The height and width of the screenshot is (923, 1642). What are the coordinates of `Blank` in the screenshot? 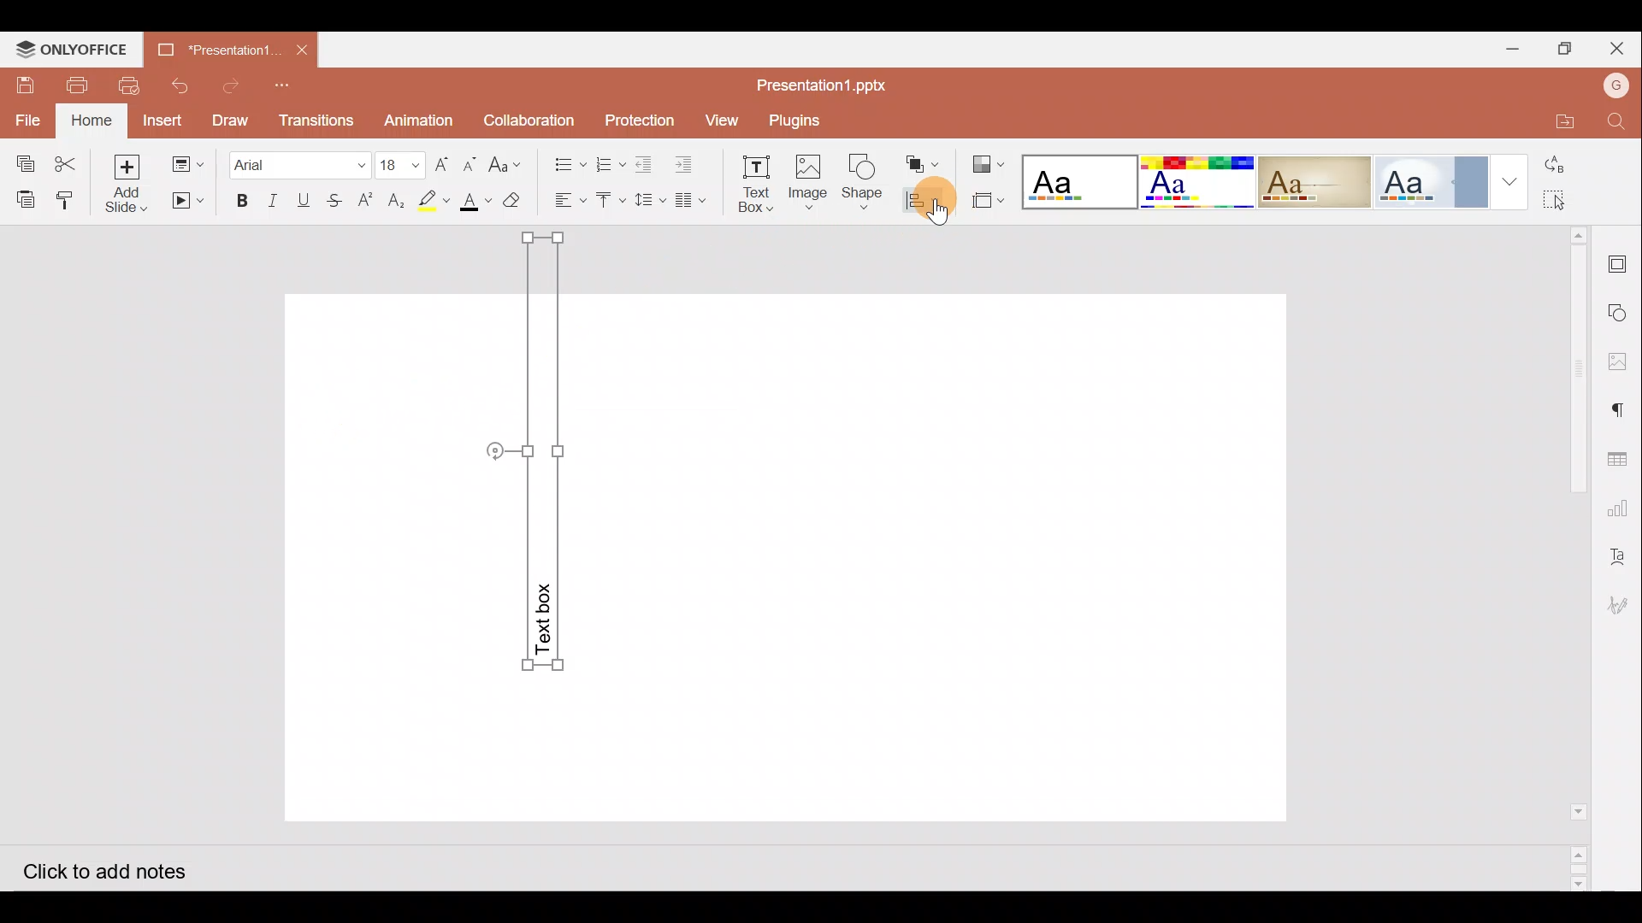 It's located at (1076, 179).